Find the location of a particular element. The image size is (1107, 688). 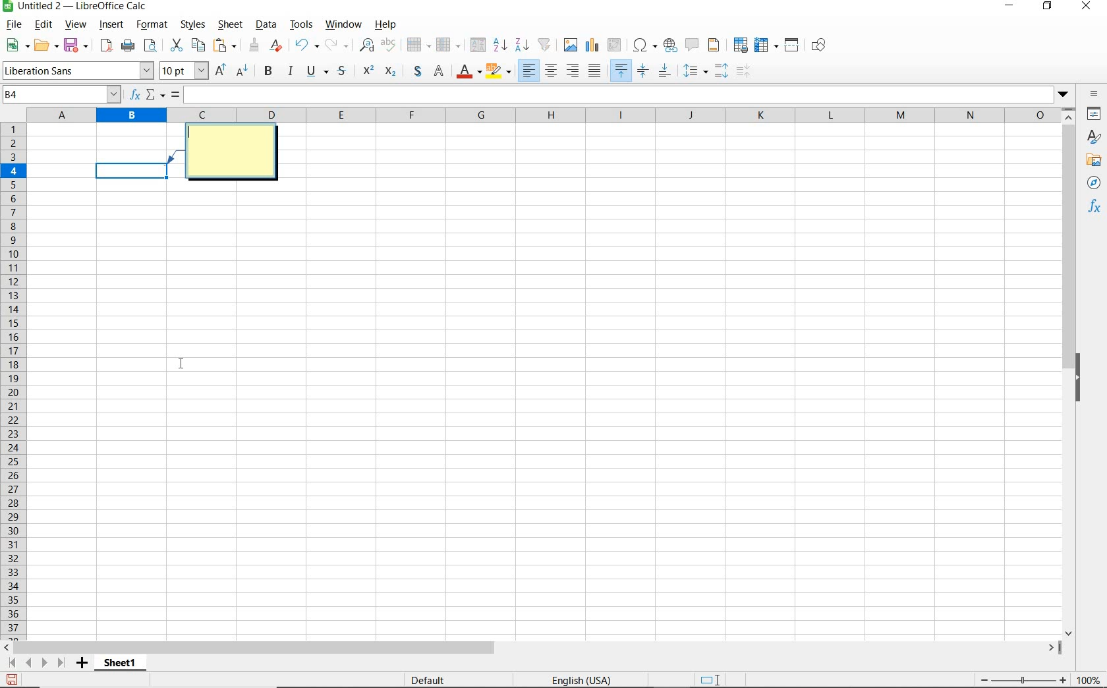

cursor is located at coordinates (207, 138).